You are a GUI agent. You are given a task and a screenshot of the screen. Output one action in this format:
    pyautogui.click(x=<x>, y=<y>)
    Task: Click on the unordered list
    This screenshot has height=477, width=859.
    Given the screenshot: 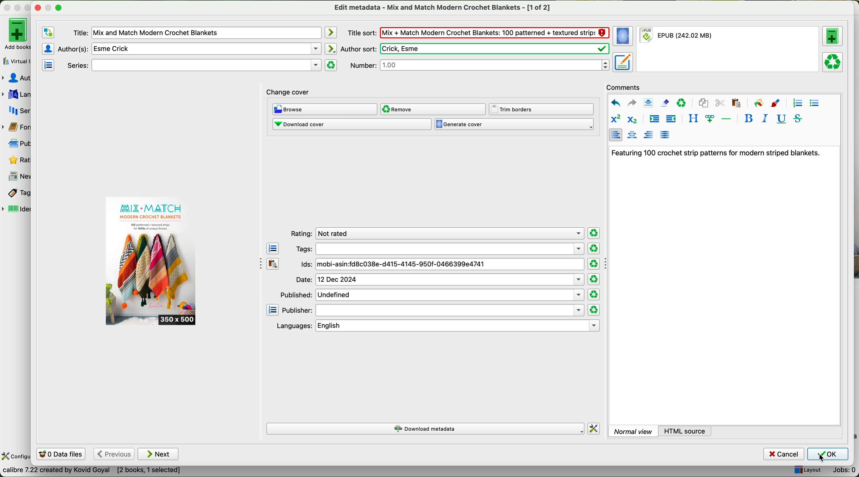 What is the action you would take?
    pyautogui.click(x=814, y=103)
    